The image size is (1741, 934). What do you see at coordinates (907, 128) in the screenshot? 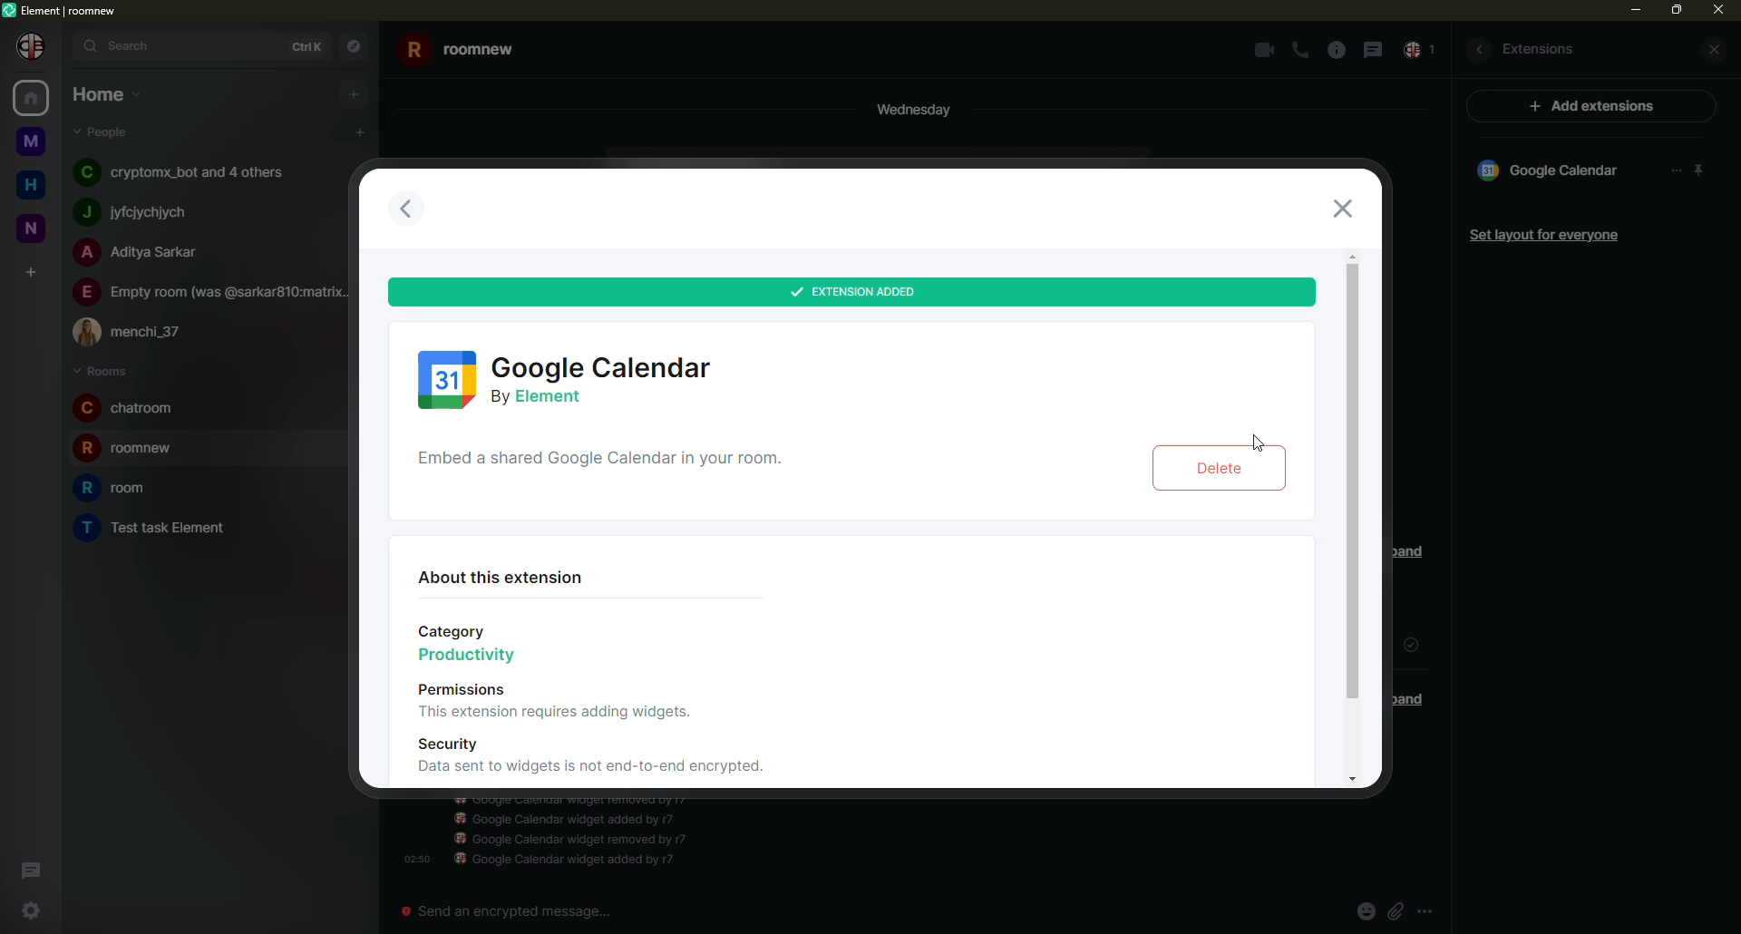
I see `day` at bounding box center [907, 128].